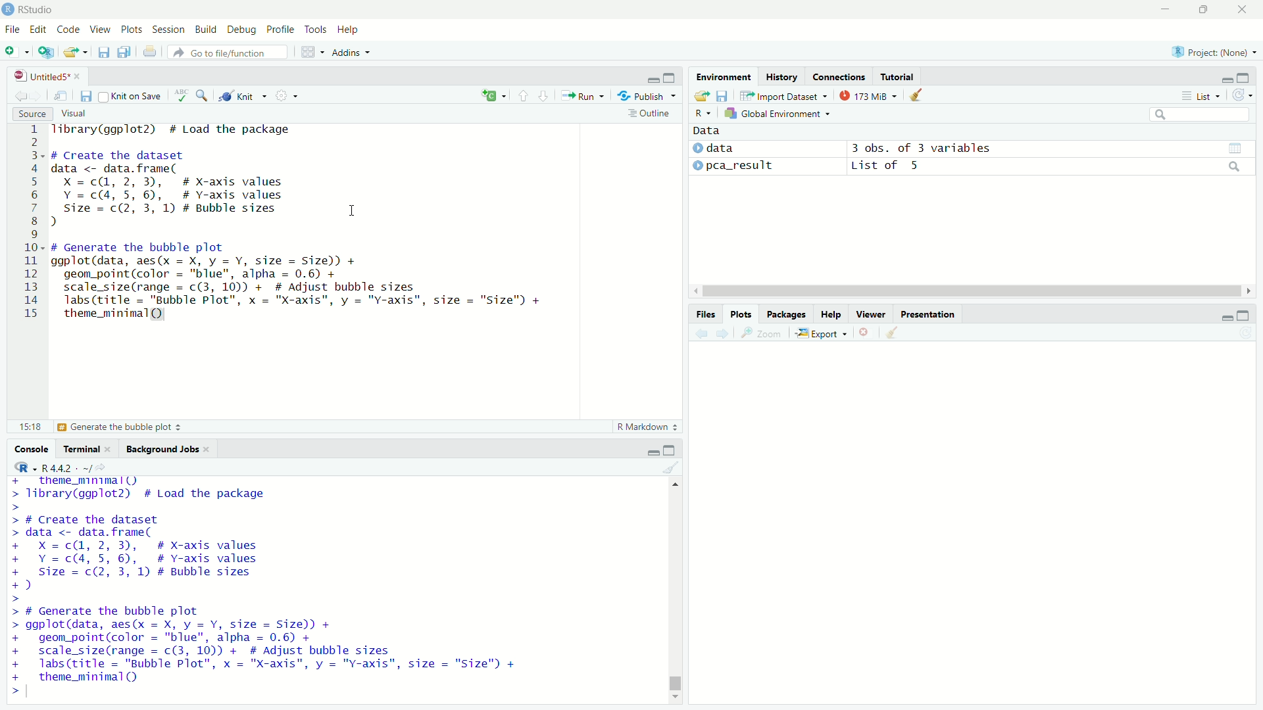  I want to click on R language version : R4.4.2, so click(74, 467).